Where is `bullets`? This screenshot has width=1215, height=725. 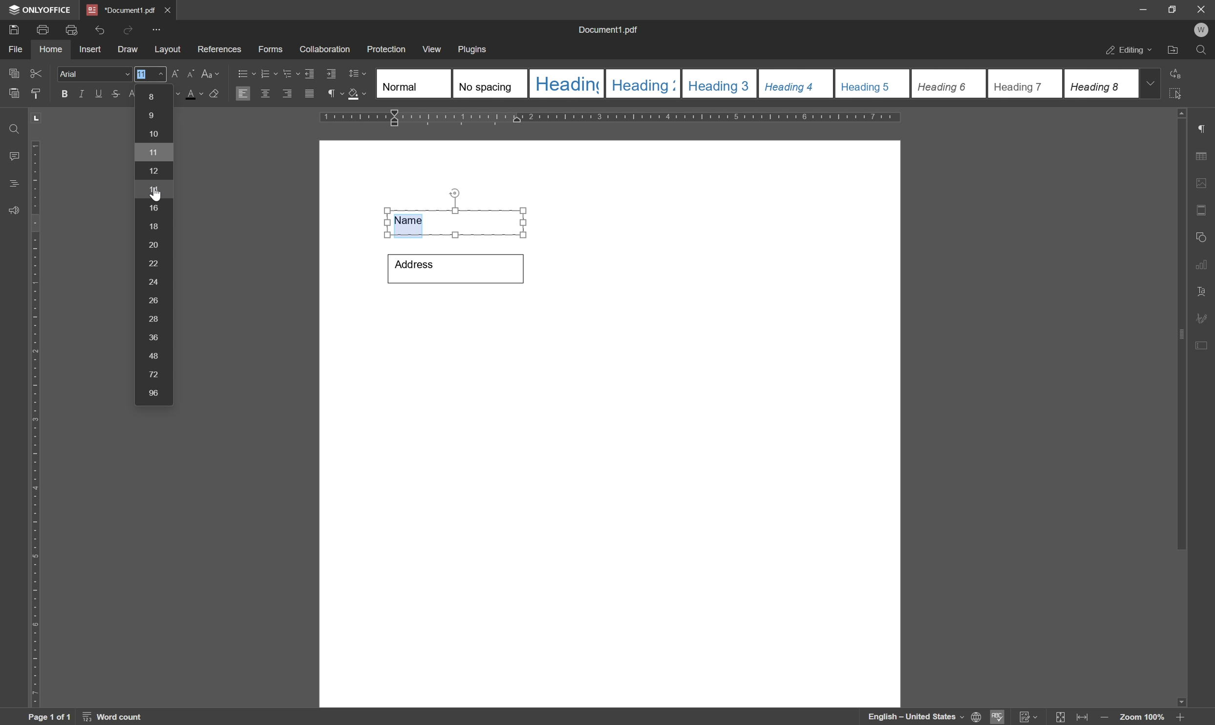
bullets is located at coordinates (245, 73).